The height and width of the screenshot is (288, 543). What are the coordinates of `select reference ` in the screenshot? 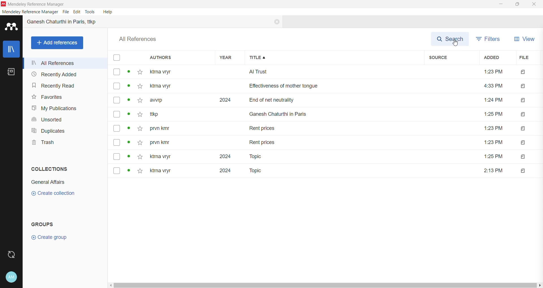 It's located at (117, 142).